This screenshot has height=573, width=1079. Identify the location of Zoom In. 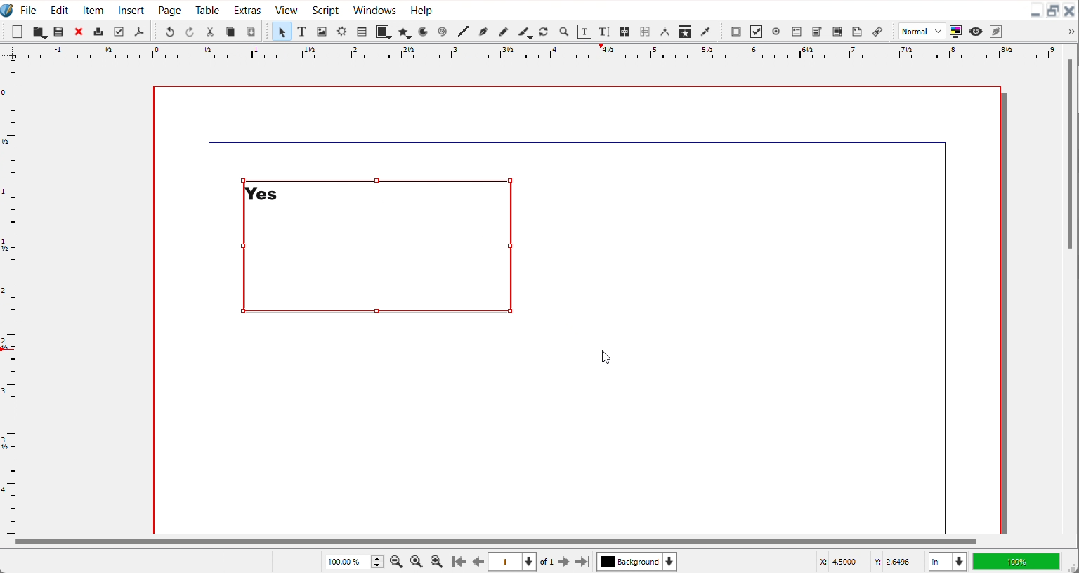
(437, 561).